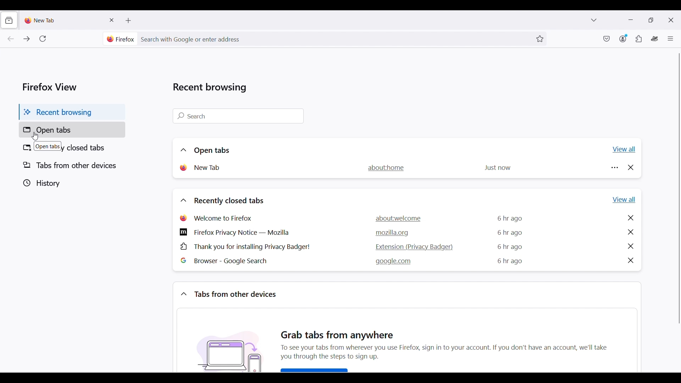 This screenshot has width=681, height=383. Describe the element at coordinates (211, 151) in the screenshot. I see `Section title - Open tabs` at that location.